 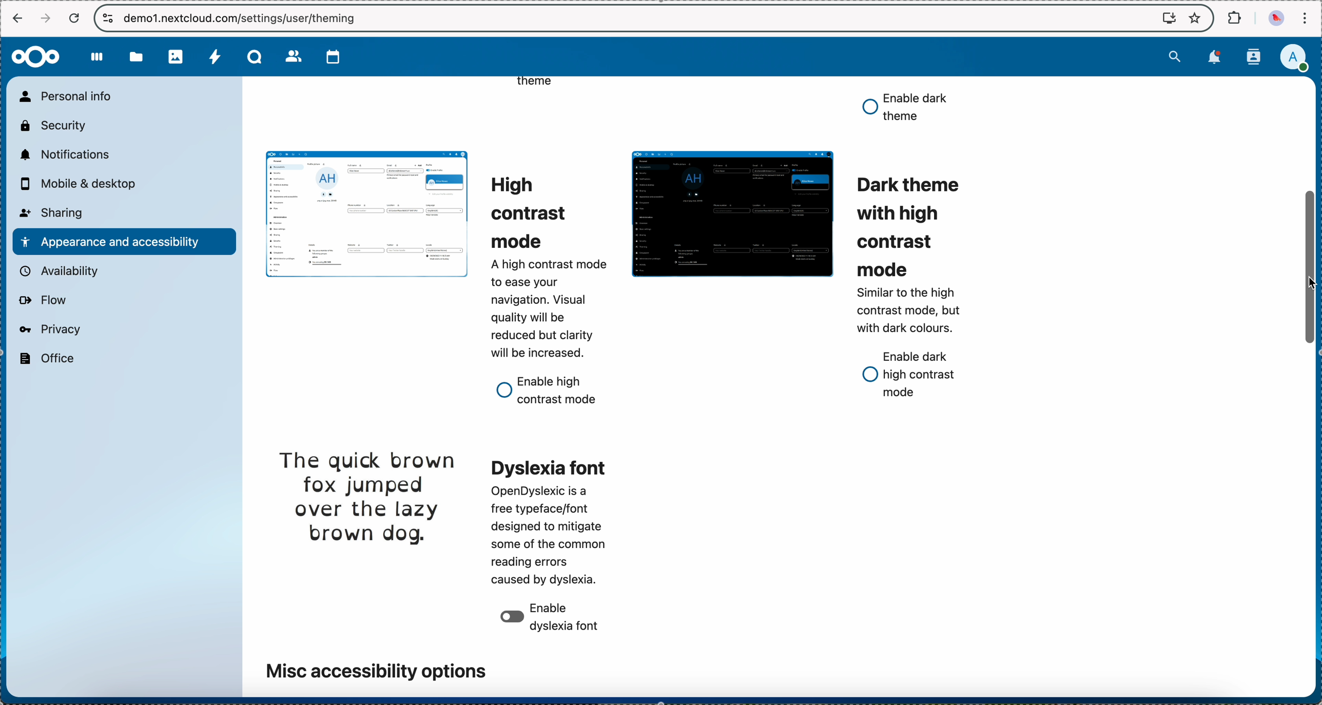 What do you see at coordinates (61, 270) in the screenshot?
I see `availability` at bounding box center [61, 270].